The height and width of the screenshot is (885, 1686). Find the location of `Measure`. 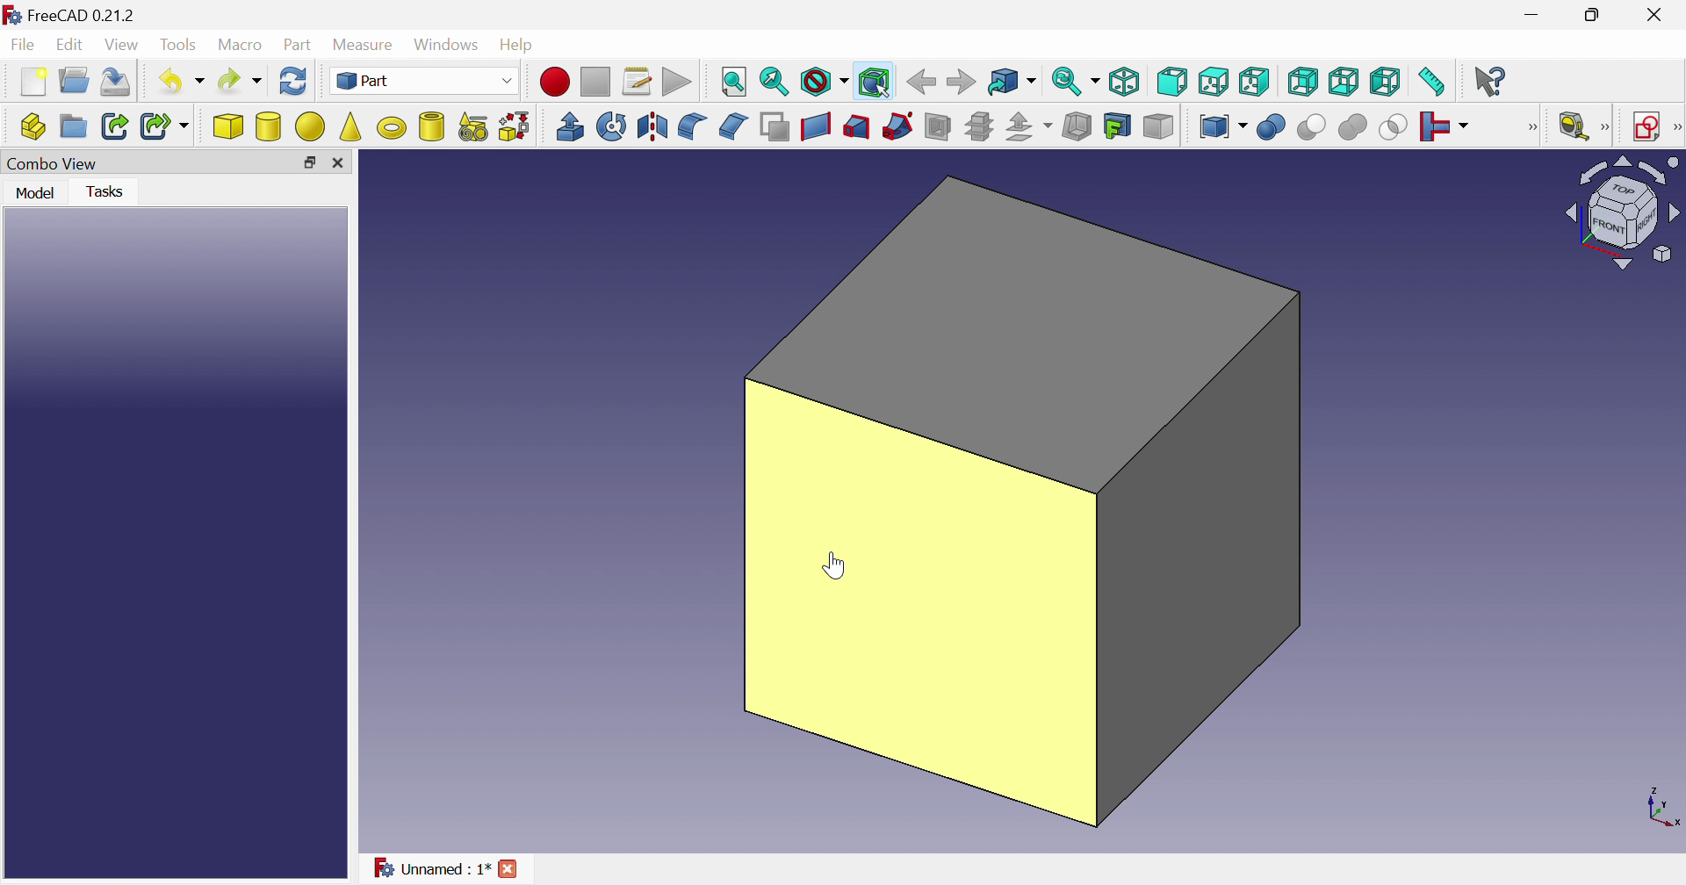

Measure is located at coordinates (1606, 127).